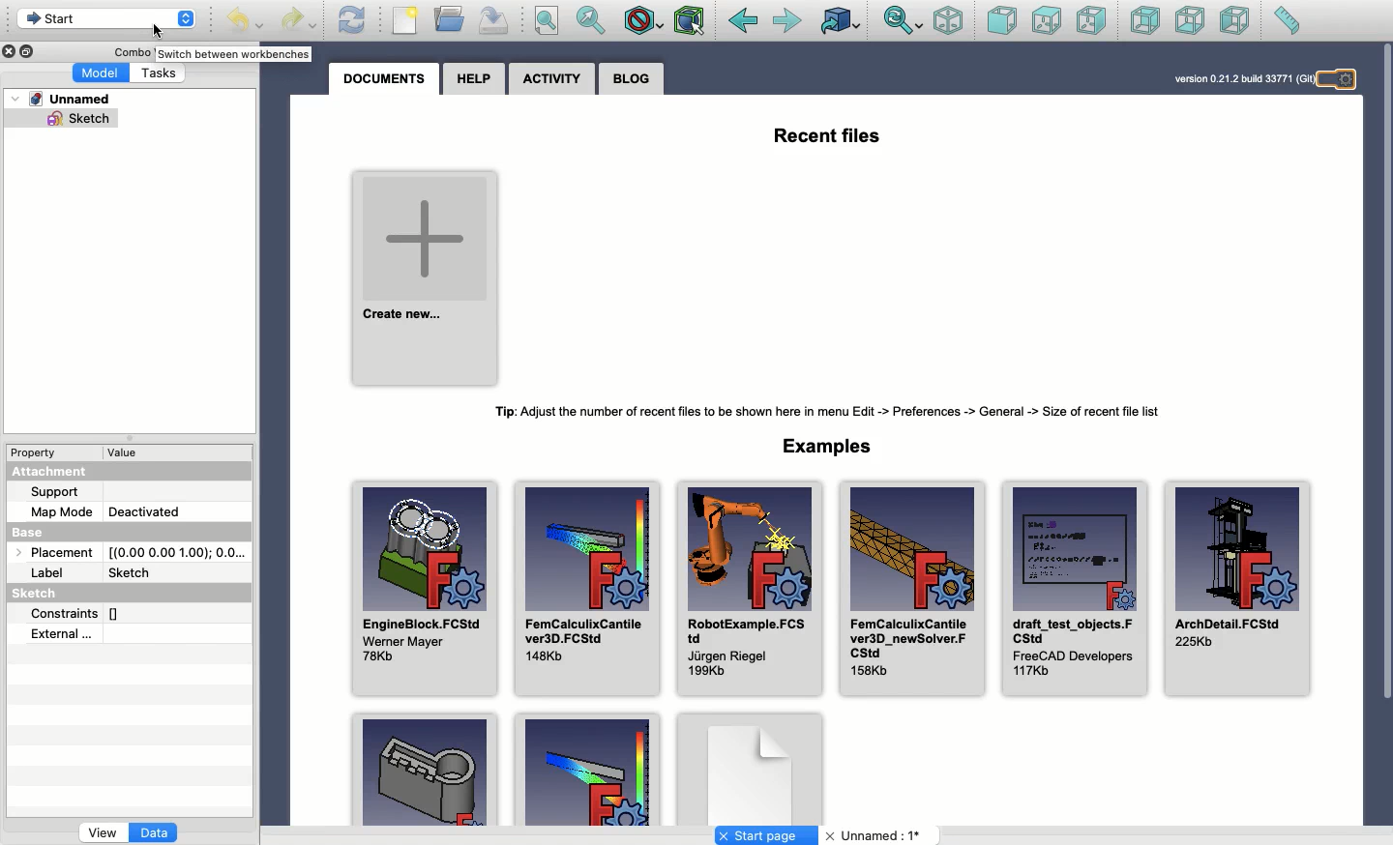 The image size is (1393, 845). Describe the element at coordinates (1240, 78) in the screenshot. I see `Version` at that location.